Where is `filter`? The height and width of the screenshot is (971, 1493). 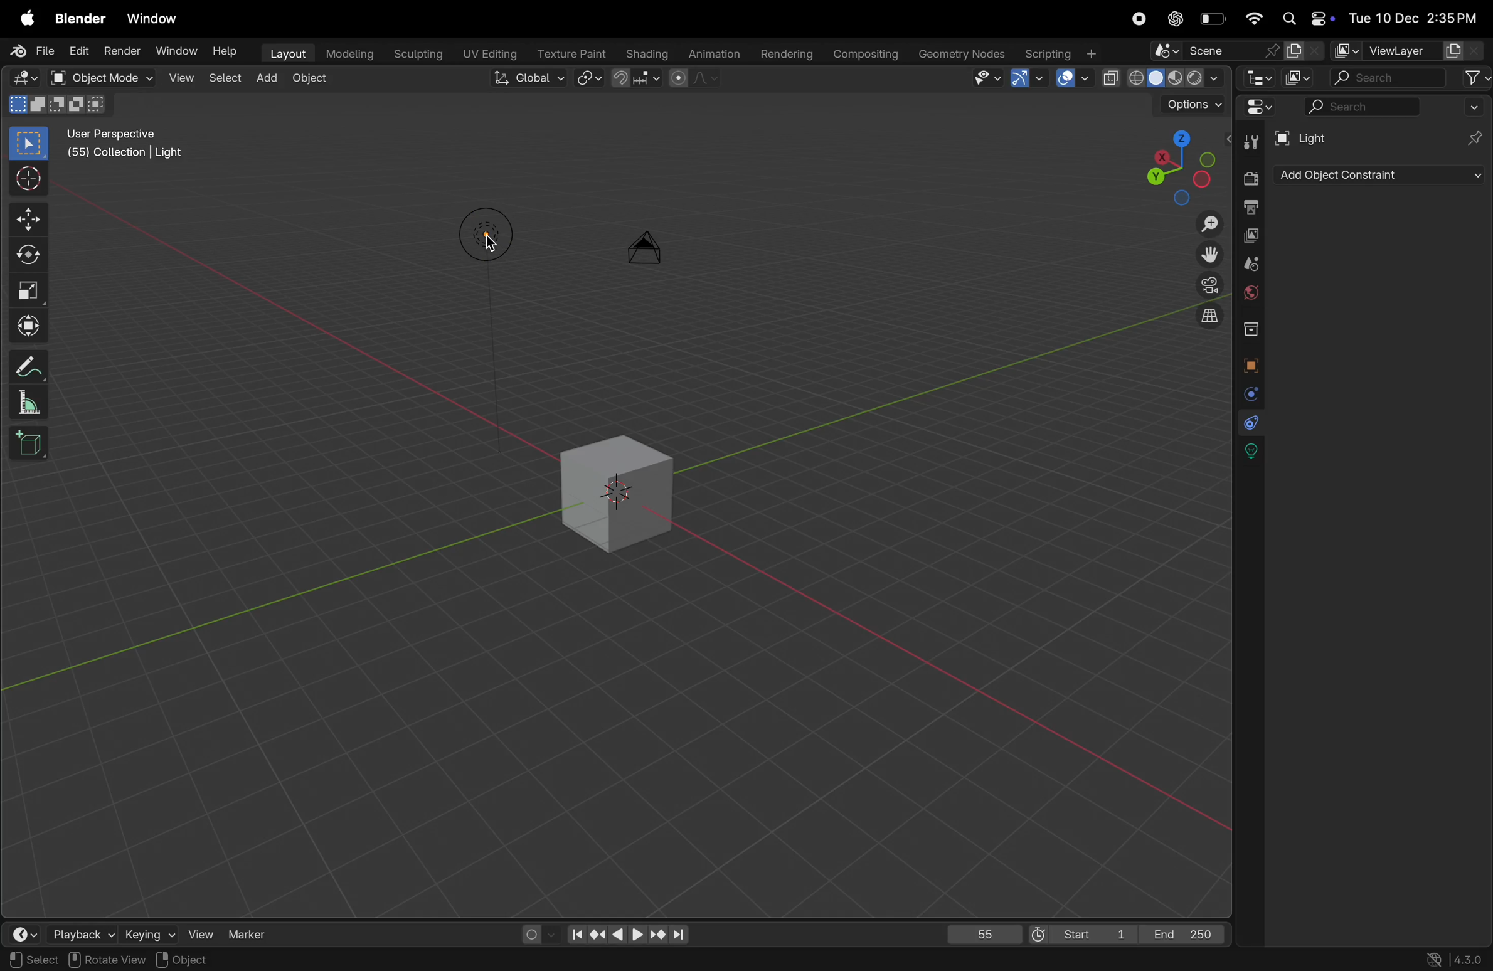
filter is located at coordinates (1475, 77).